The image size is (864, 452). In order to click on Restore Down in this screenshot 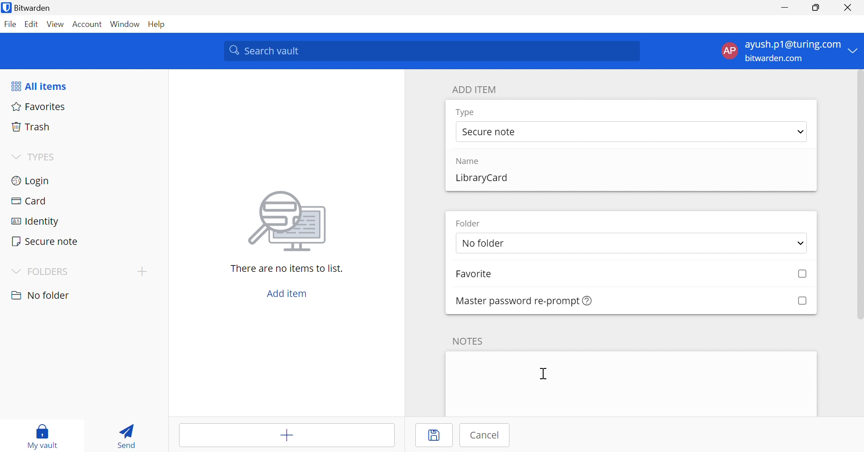, I will do `click(816, 6)`.